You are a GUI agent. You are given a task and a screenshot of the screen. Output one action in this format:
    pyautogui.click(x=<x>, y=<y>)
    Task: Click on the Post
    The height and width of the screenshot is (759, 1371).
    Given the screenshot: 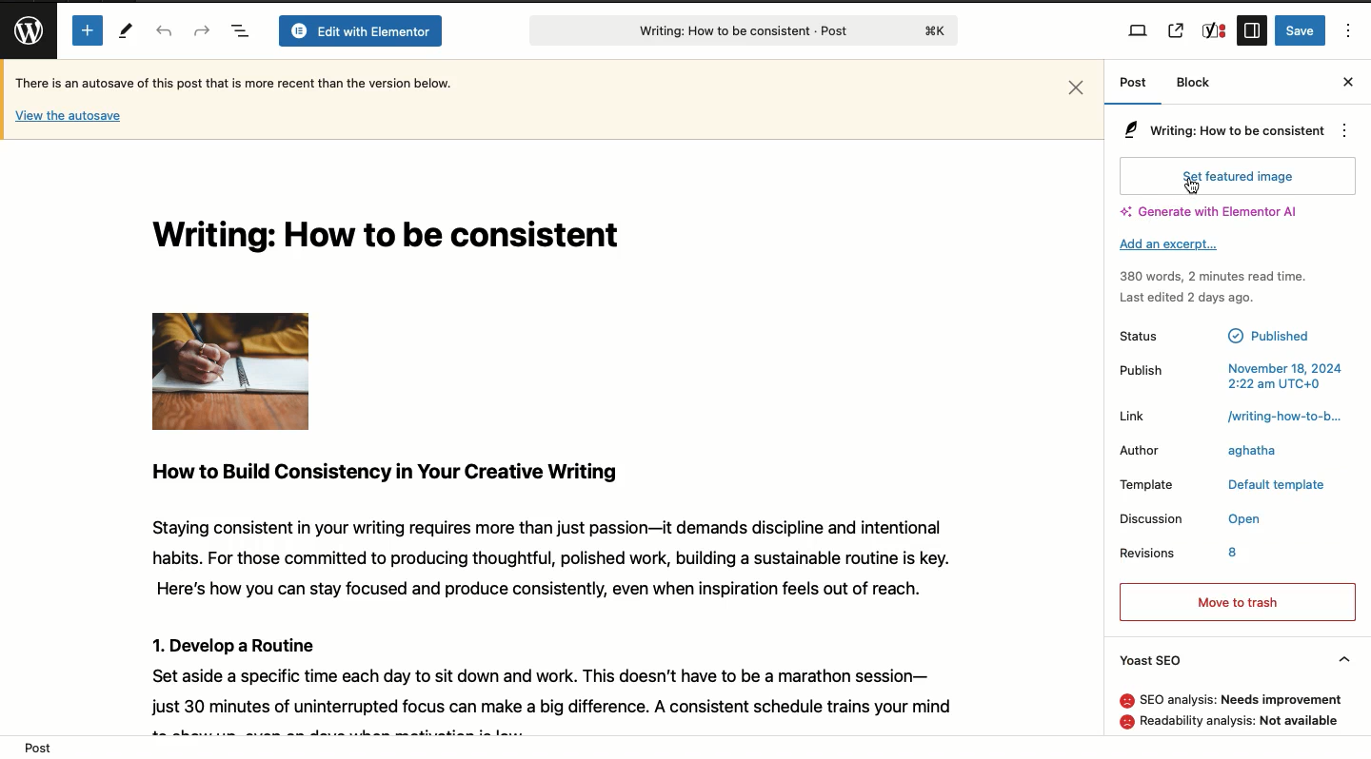 What is the action you would take?
    pyautogui.click(x=36, y=746)
    